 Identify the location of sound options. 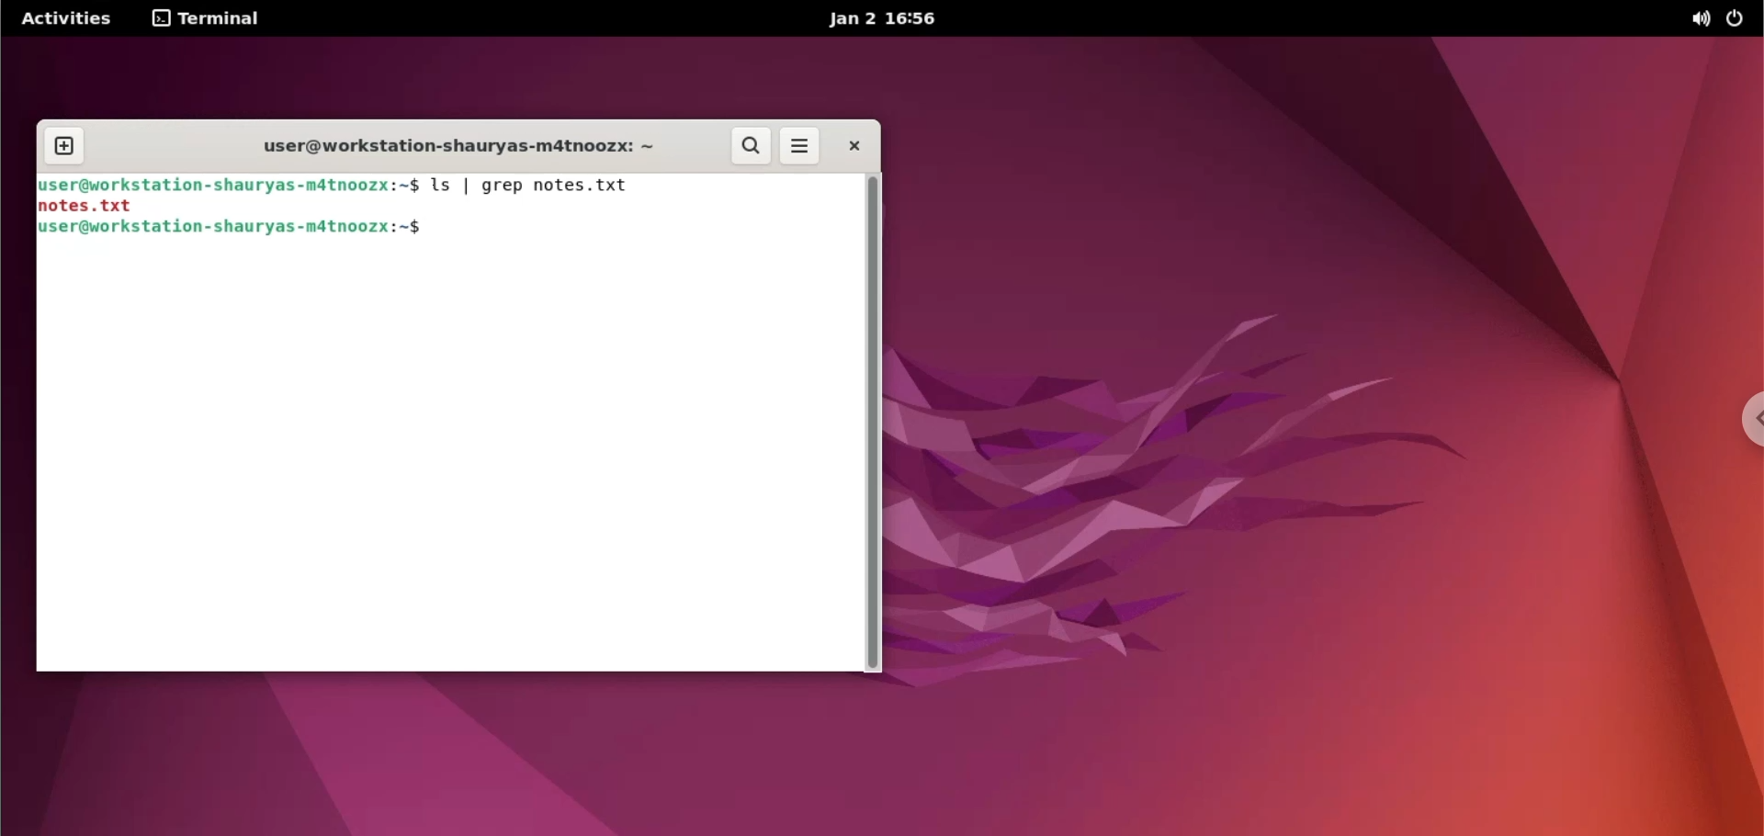
(1696, 19).